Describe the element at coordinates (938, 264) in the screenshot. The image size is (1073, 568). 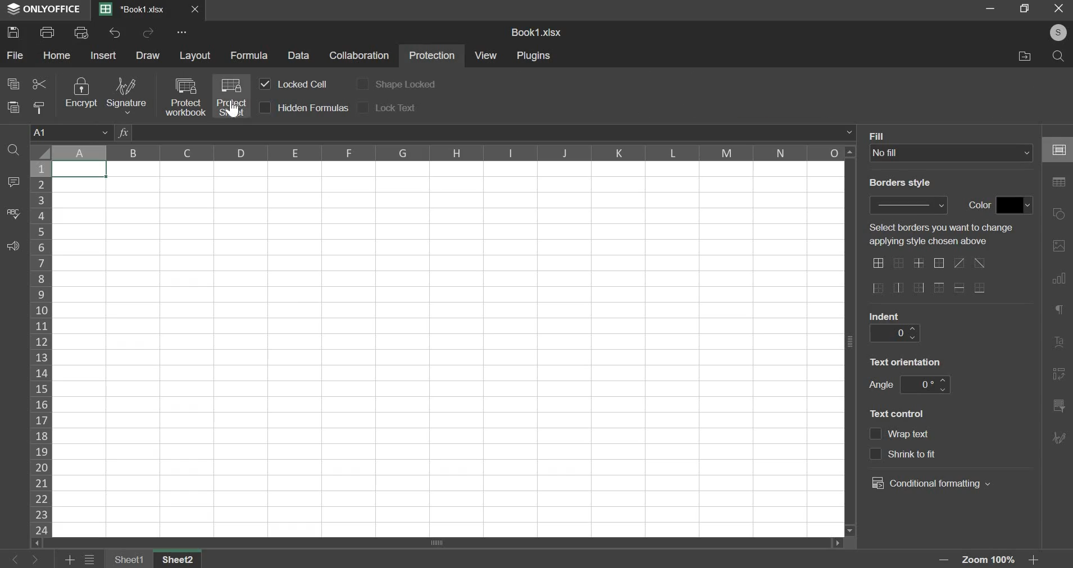
I see `border options` at that location.